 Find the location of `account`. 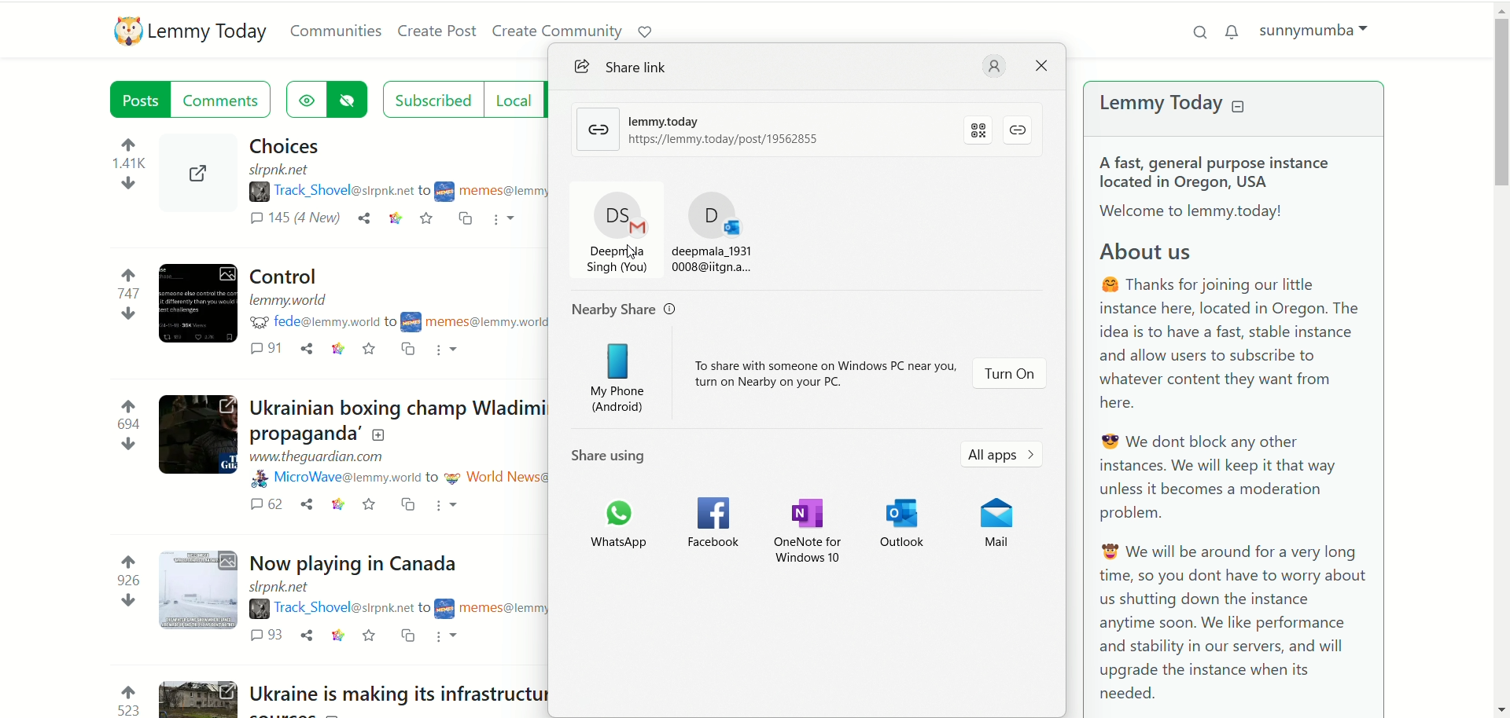

account is located at coordinates (994, 66).